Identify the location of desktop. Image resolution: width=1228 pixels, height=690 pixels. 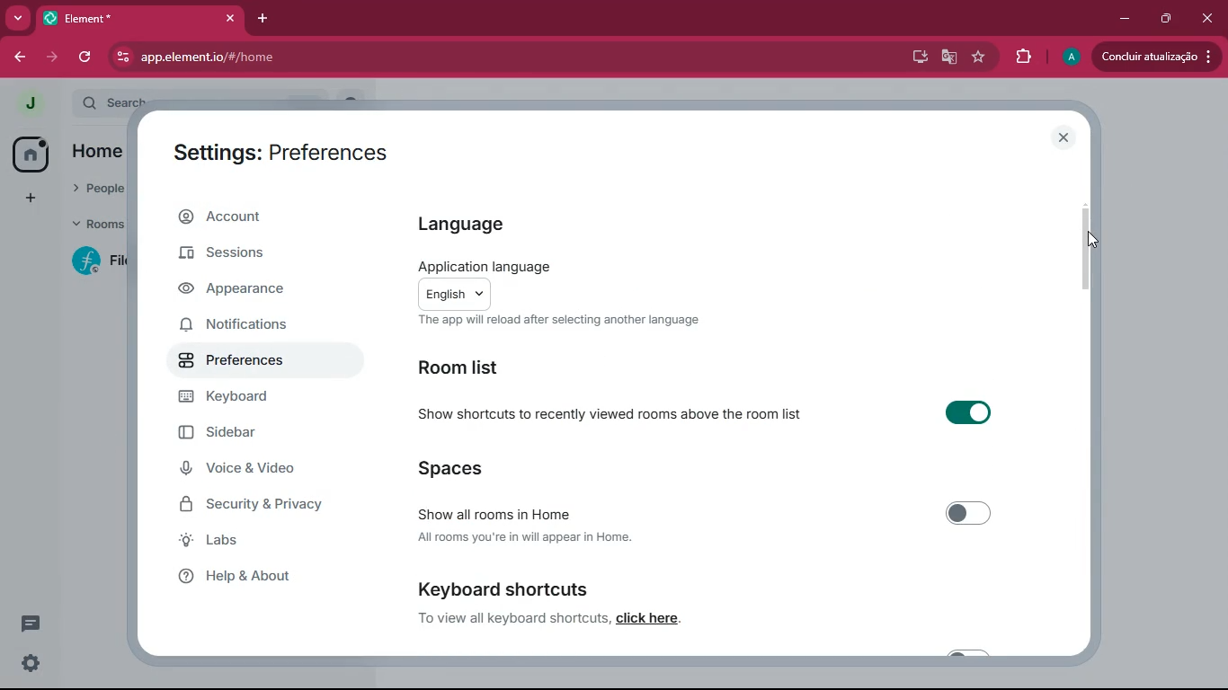
(916, 57).